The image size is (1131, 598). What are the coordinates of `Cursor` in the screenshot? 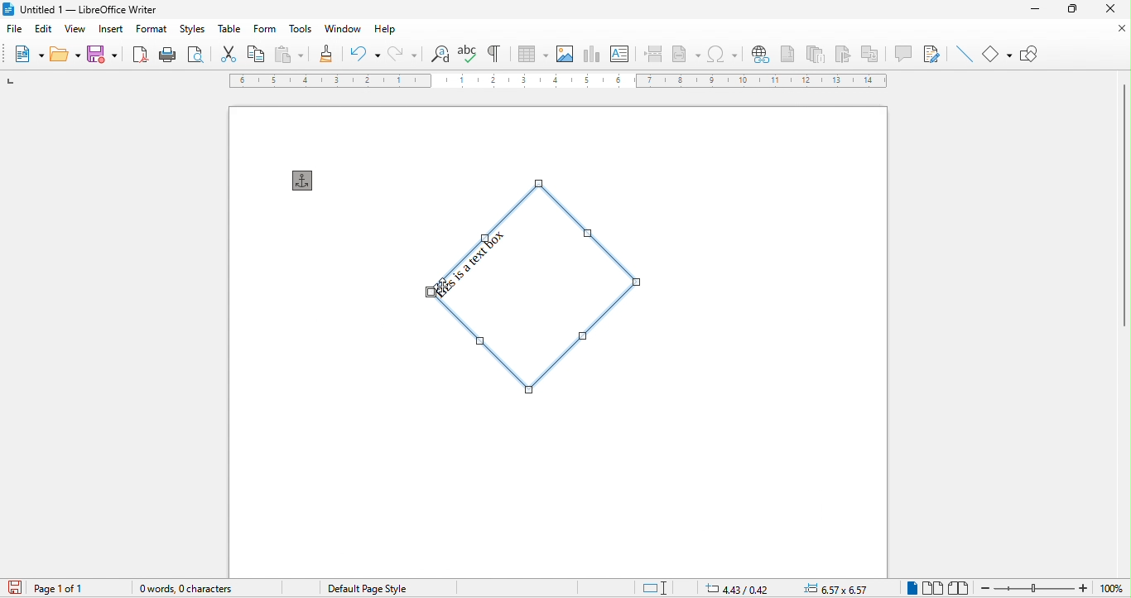 It's located at (443, 289).